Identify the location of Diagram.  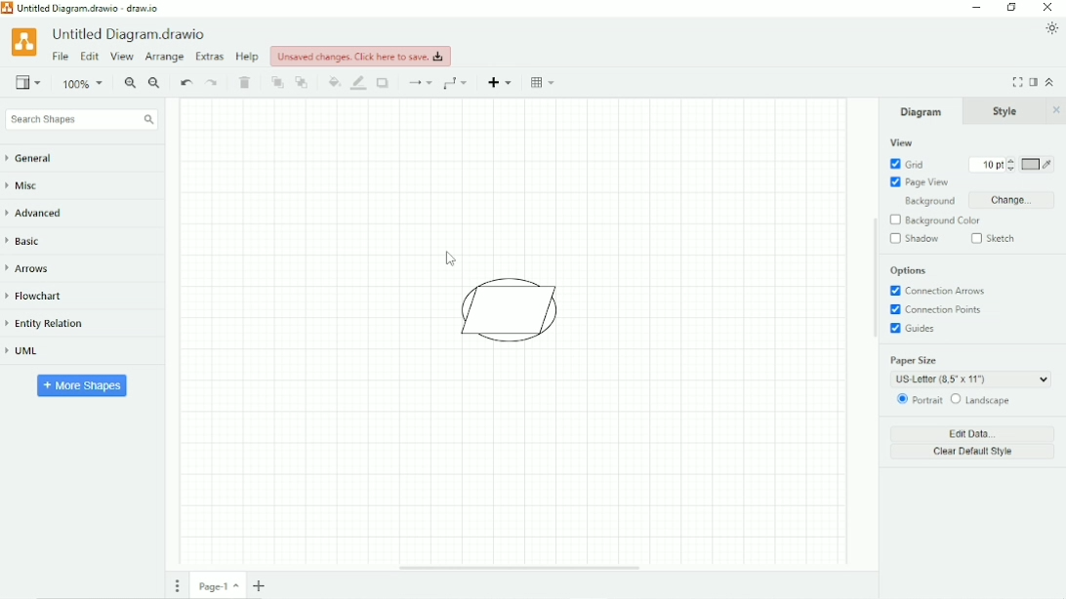
(922, 111).